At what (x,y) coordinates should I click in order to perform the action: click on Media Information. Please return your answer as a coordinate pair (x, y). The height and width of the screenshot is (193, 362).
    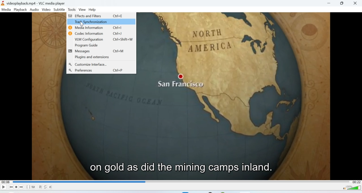
    Looking at the image, I should click on (88, 27).